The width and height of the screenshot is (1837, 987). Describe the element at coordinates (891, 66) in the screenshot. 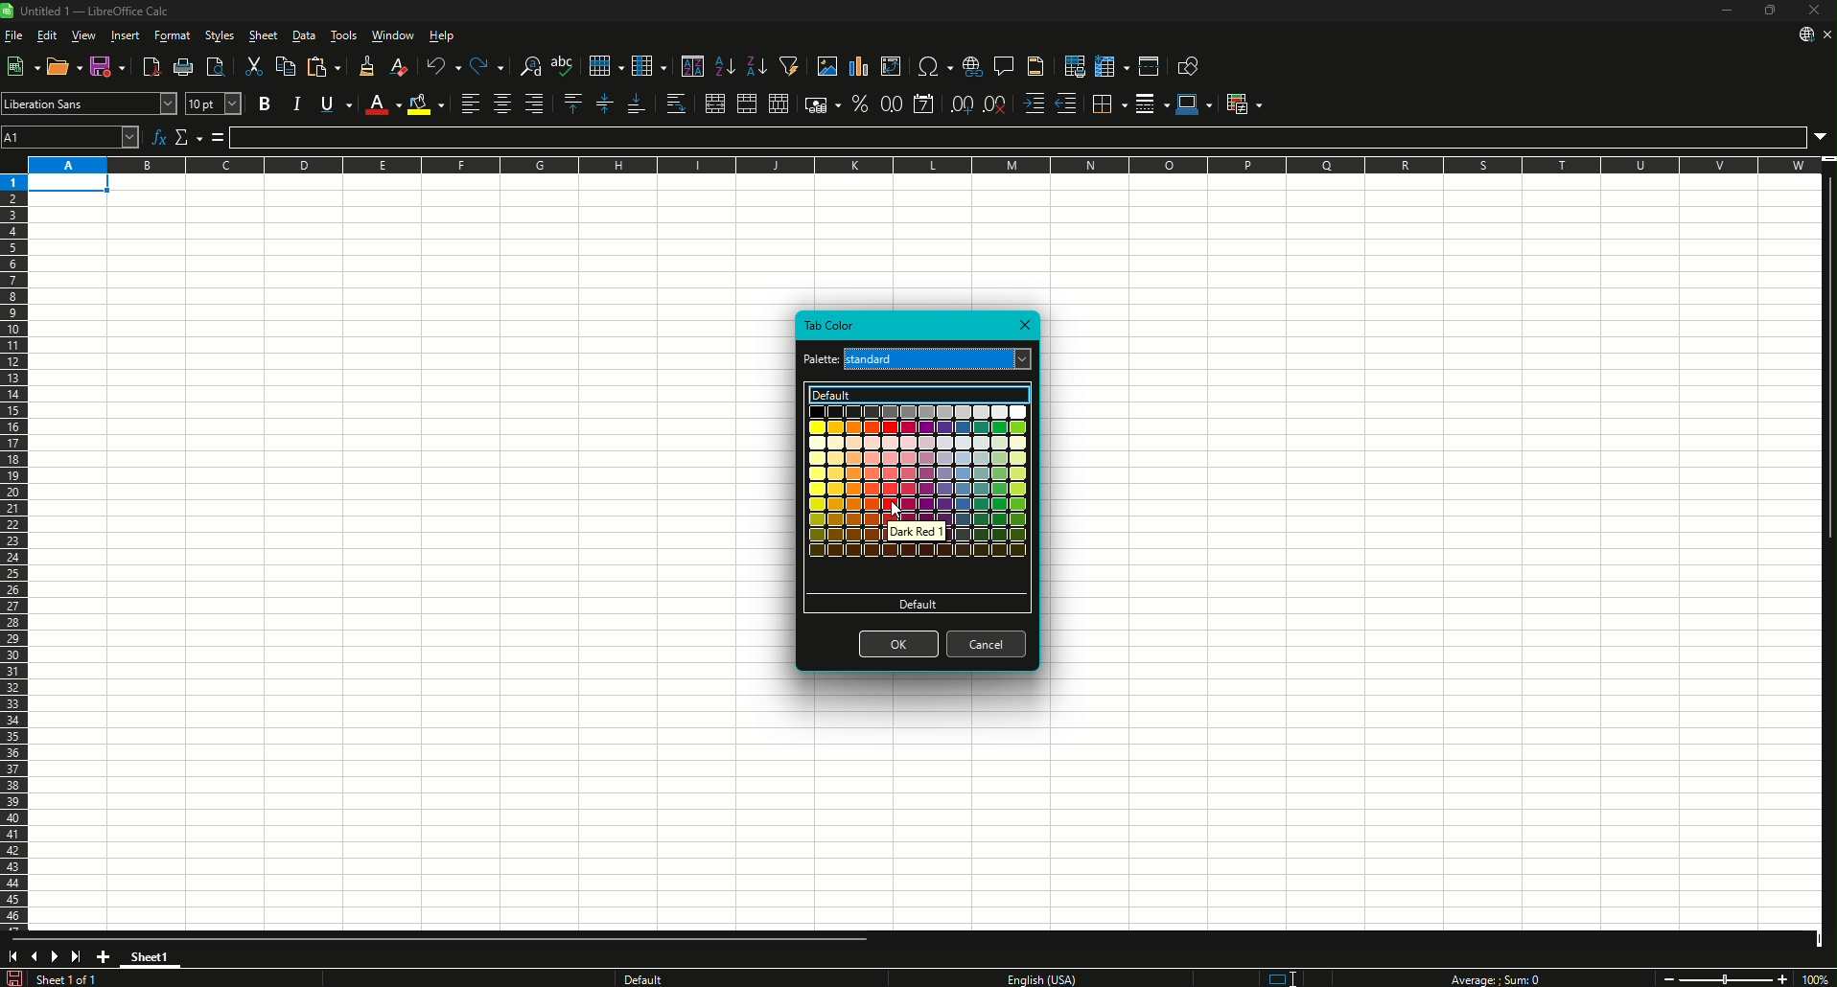

I see `Insert or Edit Pivot` at that location.